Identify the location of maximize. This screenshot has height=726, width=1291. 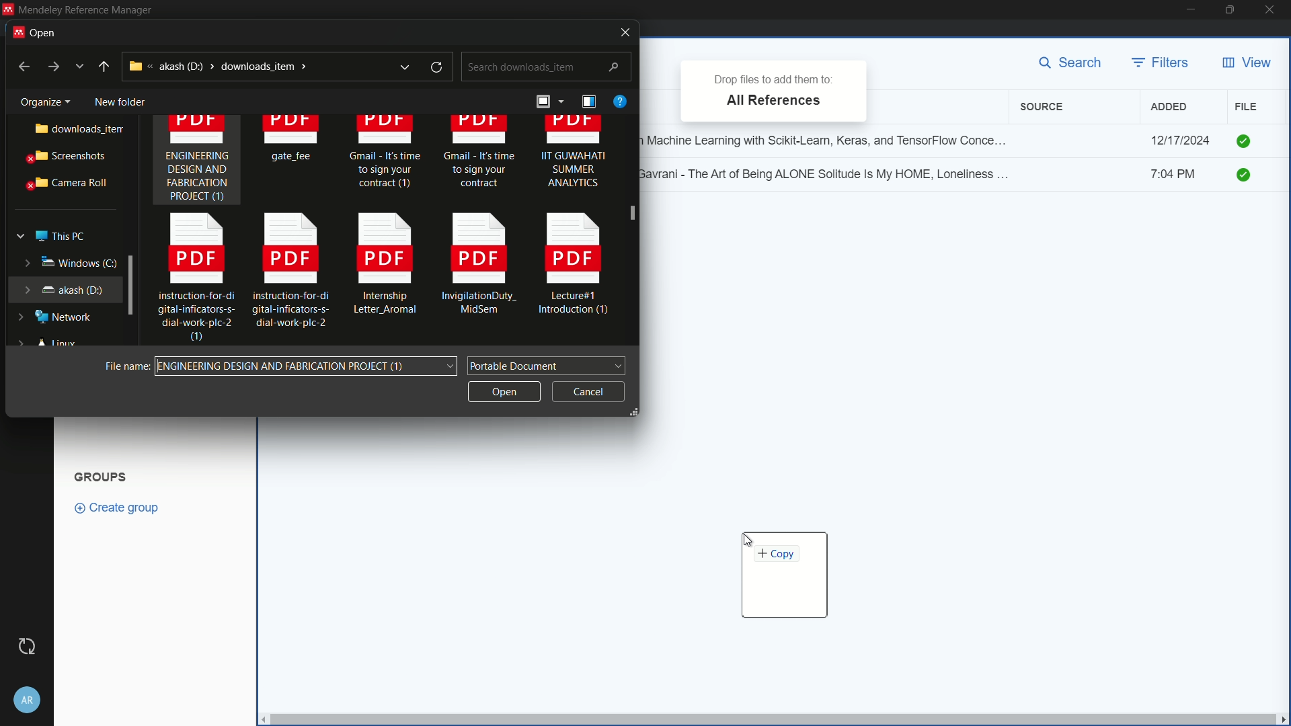
(1231, 10).